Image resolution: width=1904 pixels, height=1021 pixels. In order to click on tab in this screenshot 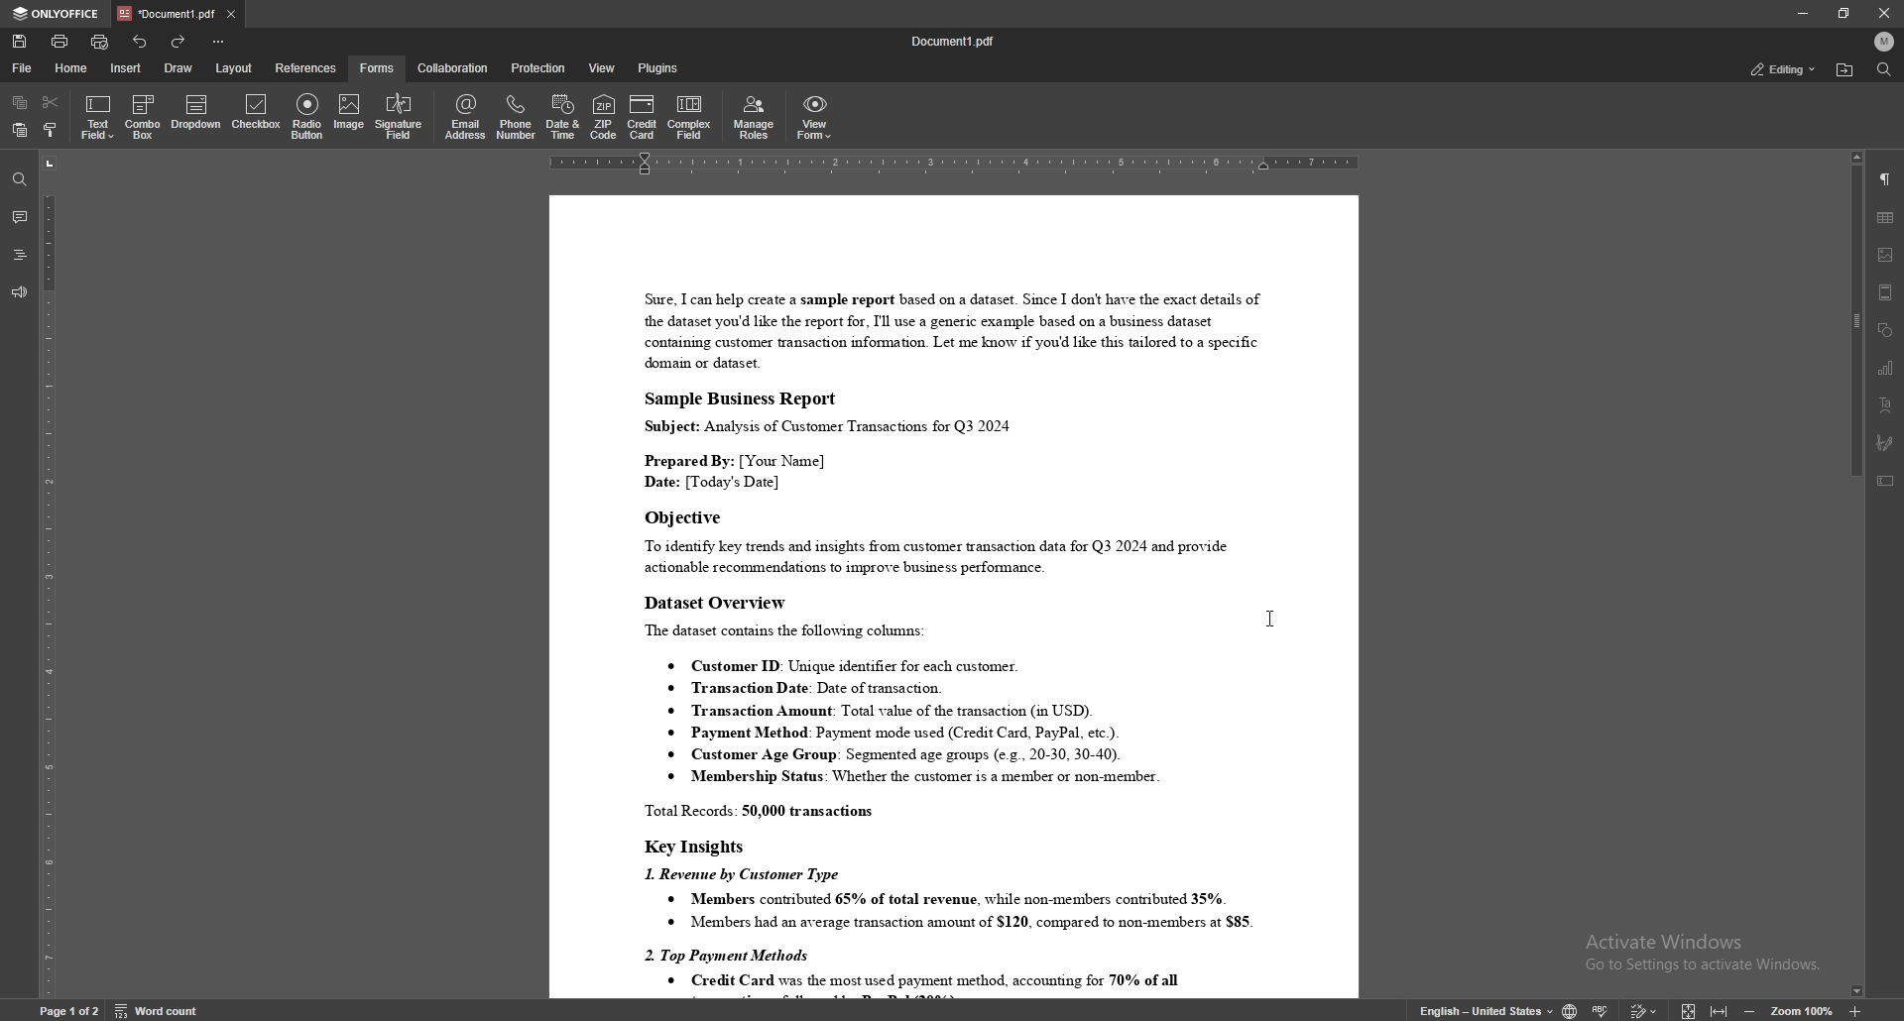, I will do `click(168, 13)`.